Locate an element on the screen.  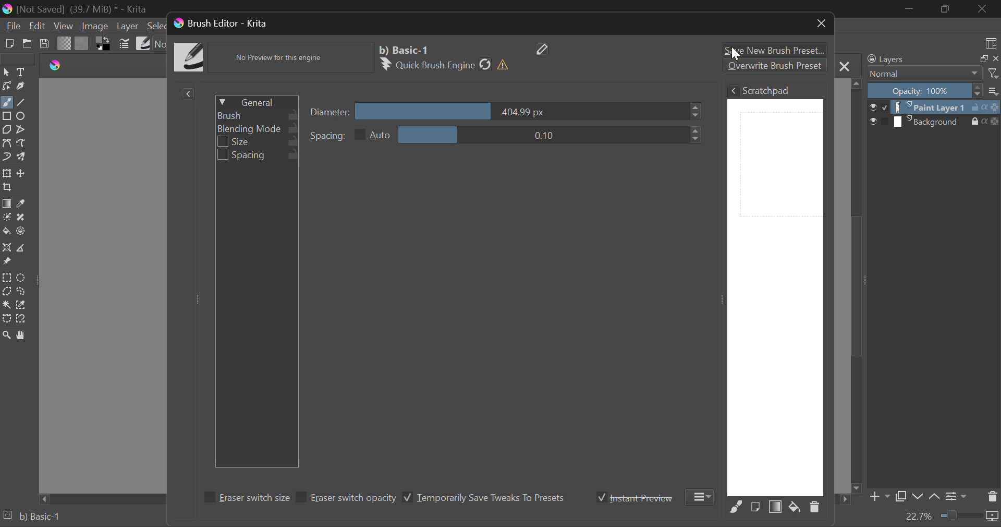
Choose Workspace is located at coordinates (992, 43).